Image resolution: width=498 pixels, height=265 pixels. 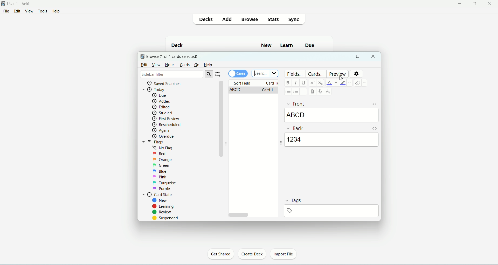 I want to click on ABCD, so click(x=244, y=90).